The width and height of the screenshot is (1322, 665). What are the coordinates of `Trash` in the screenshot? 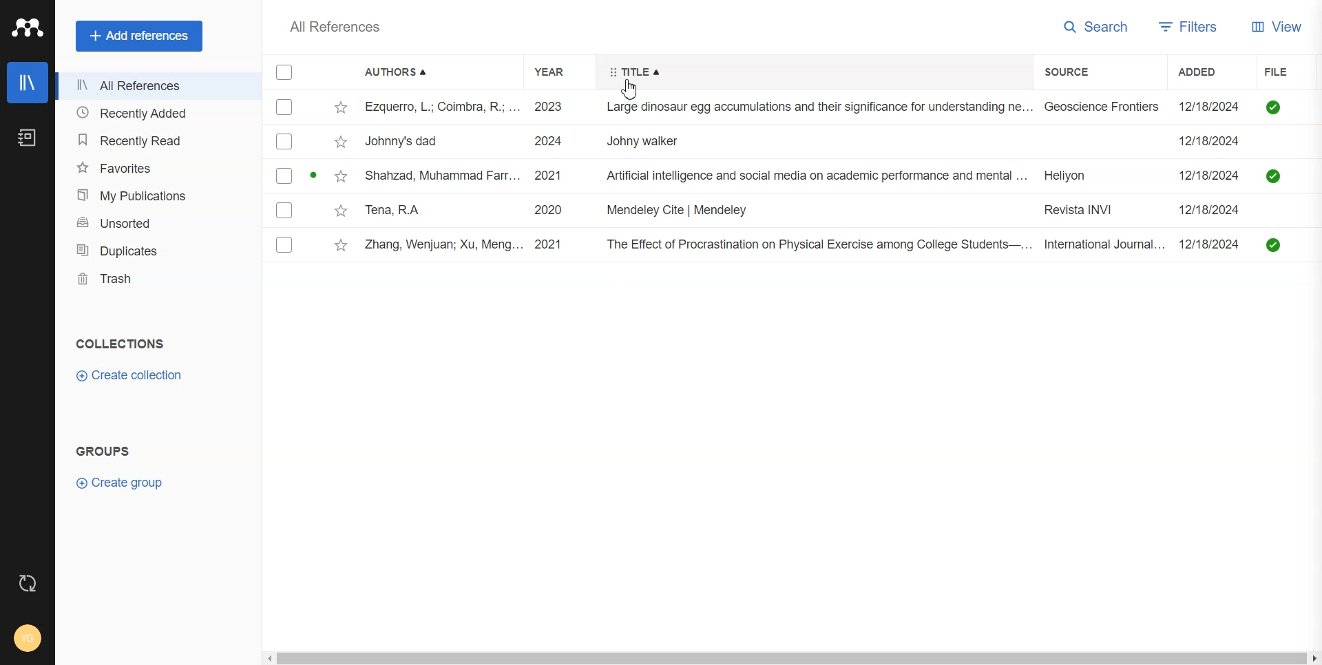 It's located at (158, 279).